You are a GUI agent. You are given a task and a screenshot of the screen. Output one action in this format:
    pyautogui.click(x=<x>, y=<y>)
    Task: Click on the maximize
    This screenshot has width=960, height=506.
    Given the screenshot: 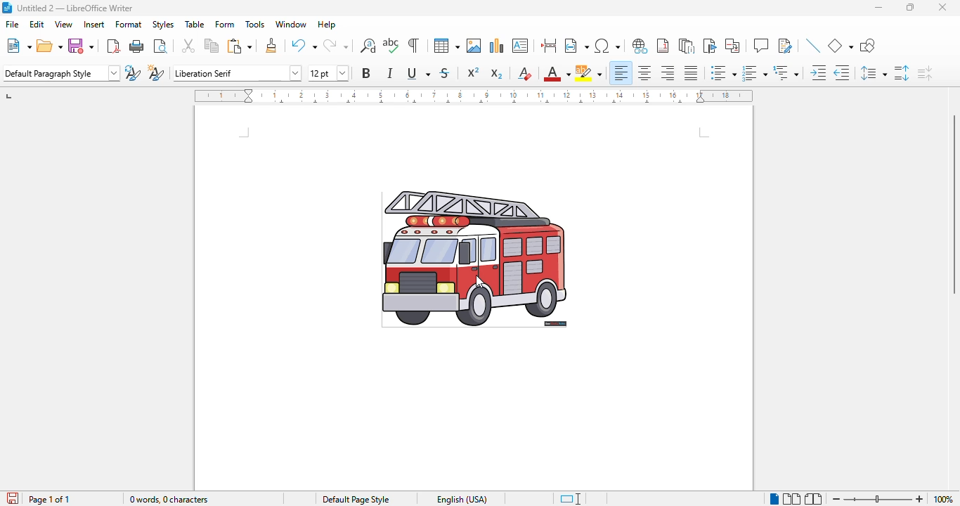 What is the action you would take?
    pyautogui.click(x=912, y=8)
    